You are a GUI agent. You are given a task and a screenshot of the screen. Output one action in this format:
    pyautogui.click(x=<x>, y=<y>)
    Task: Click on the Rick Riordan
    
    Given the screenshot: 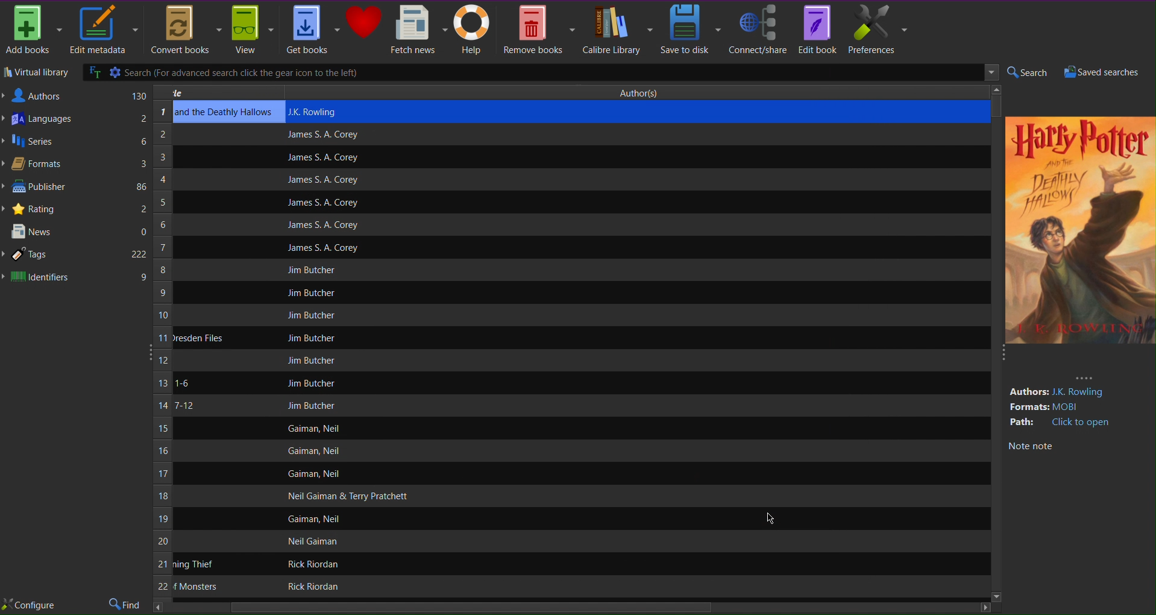 What is the action you would take?
    pyautogui.click(x=309, y=564)
    